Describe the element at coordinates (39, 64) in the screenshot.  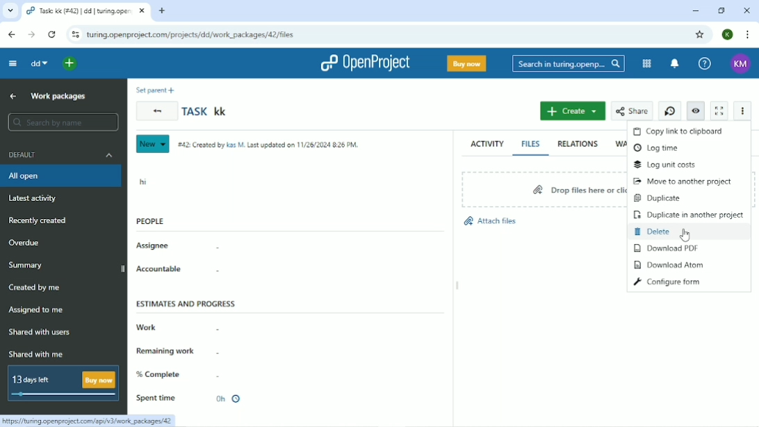
I see `dd` at that location.